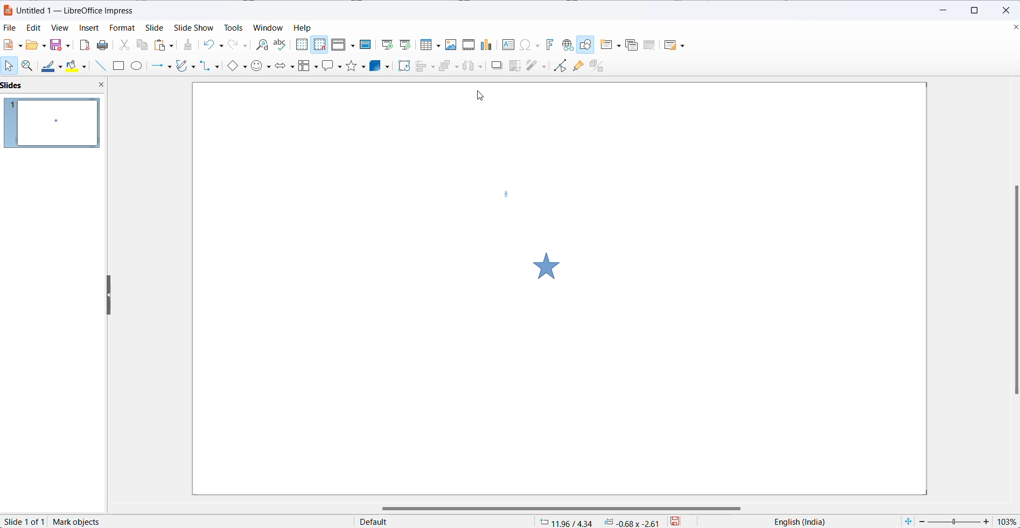 The width and height of the screenshot is (1020, 528). I want to click on star, so click(553, 263).